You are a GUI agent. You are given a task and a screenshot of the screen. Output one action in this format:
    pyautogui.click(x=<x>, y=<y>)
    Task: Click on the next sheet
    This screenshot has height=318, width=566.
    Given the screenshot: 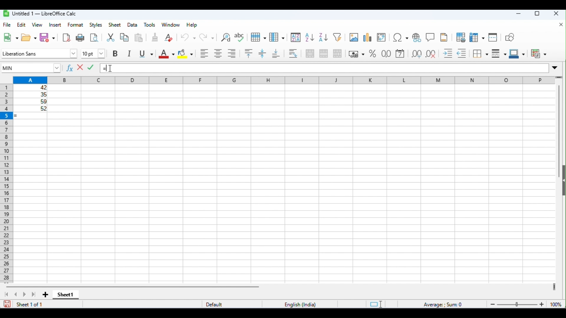 What is the action you would take?
    pyautogui.click(x=25, y=294)
    